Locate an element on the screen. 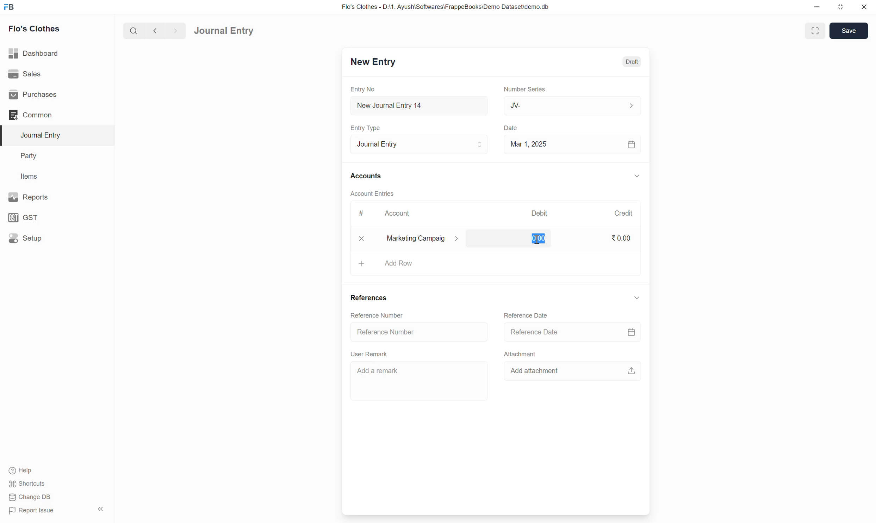 The image size is (876, 523). Entry No is located at coordinates (364, 89).